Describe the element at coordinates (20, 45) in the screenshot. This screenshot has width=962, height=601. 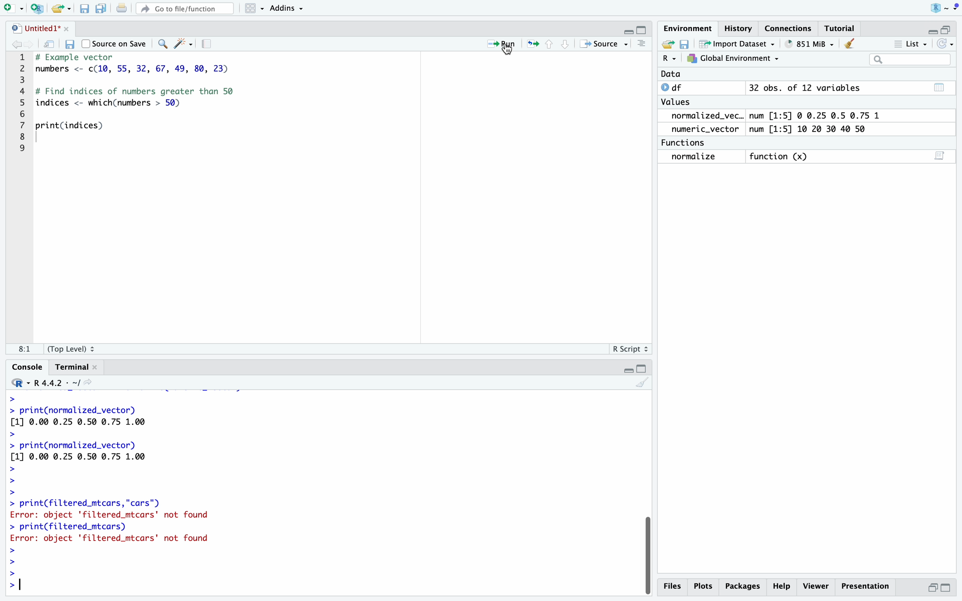
I see `go back` at that location.